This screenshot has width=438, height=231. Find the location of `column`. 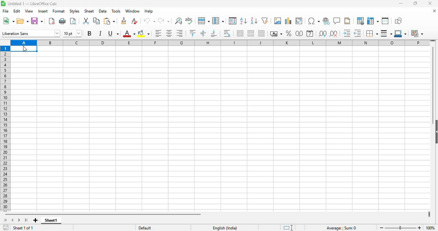

column is located at coordinates (218, 21).